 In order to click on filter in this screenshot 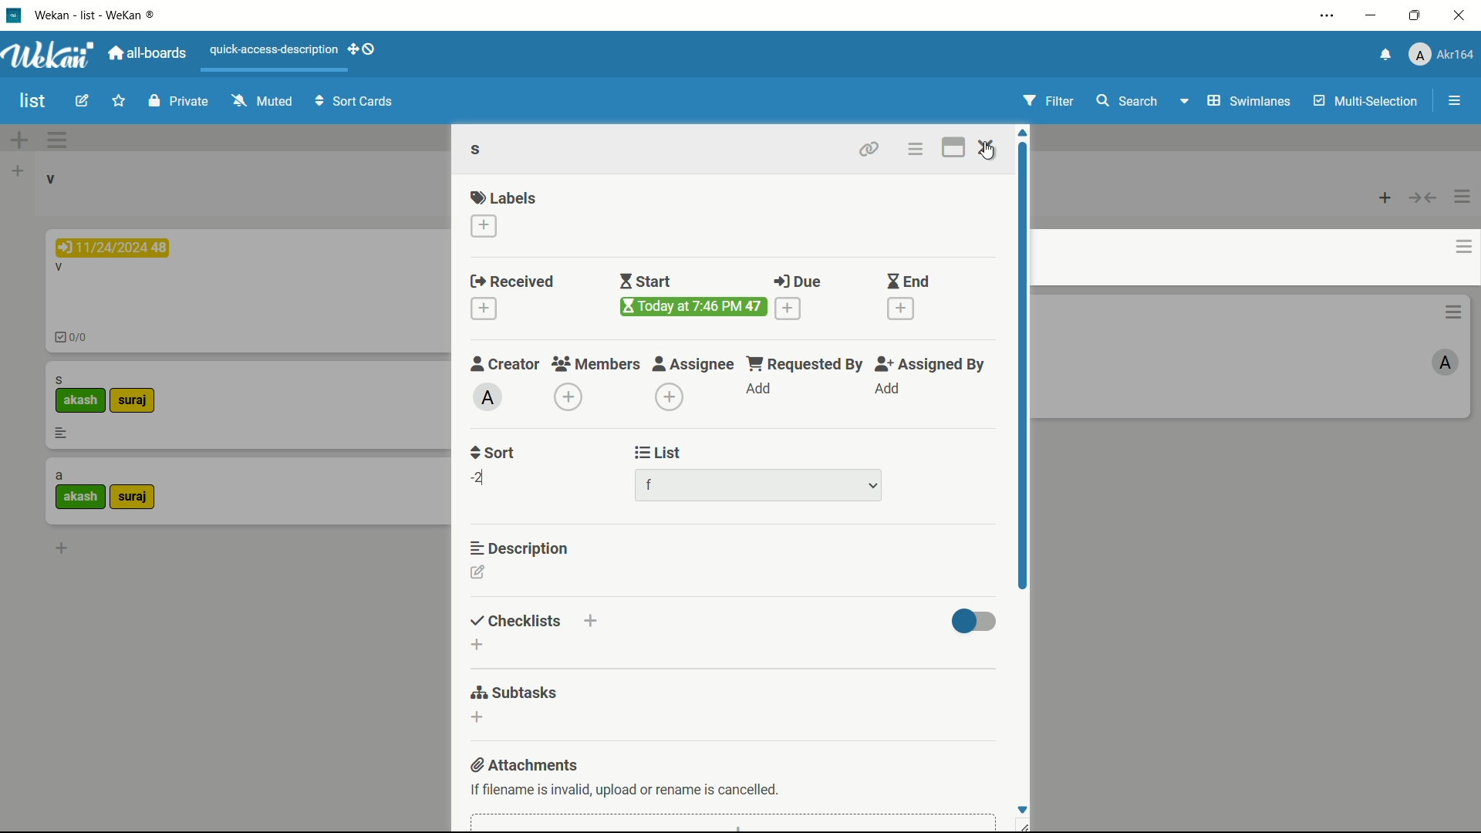, I will do `click(1051, 101)`.